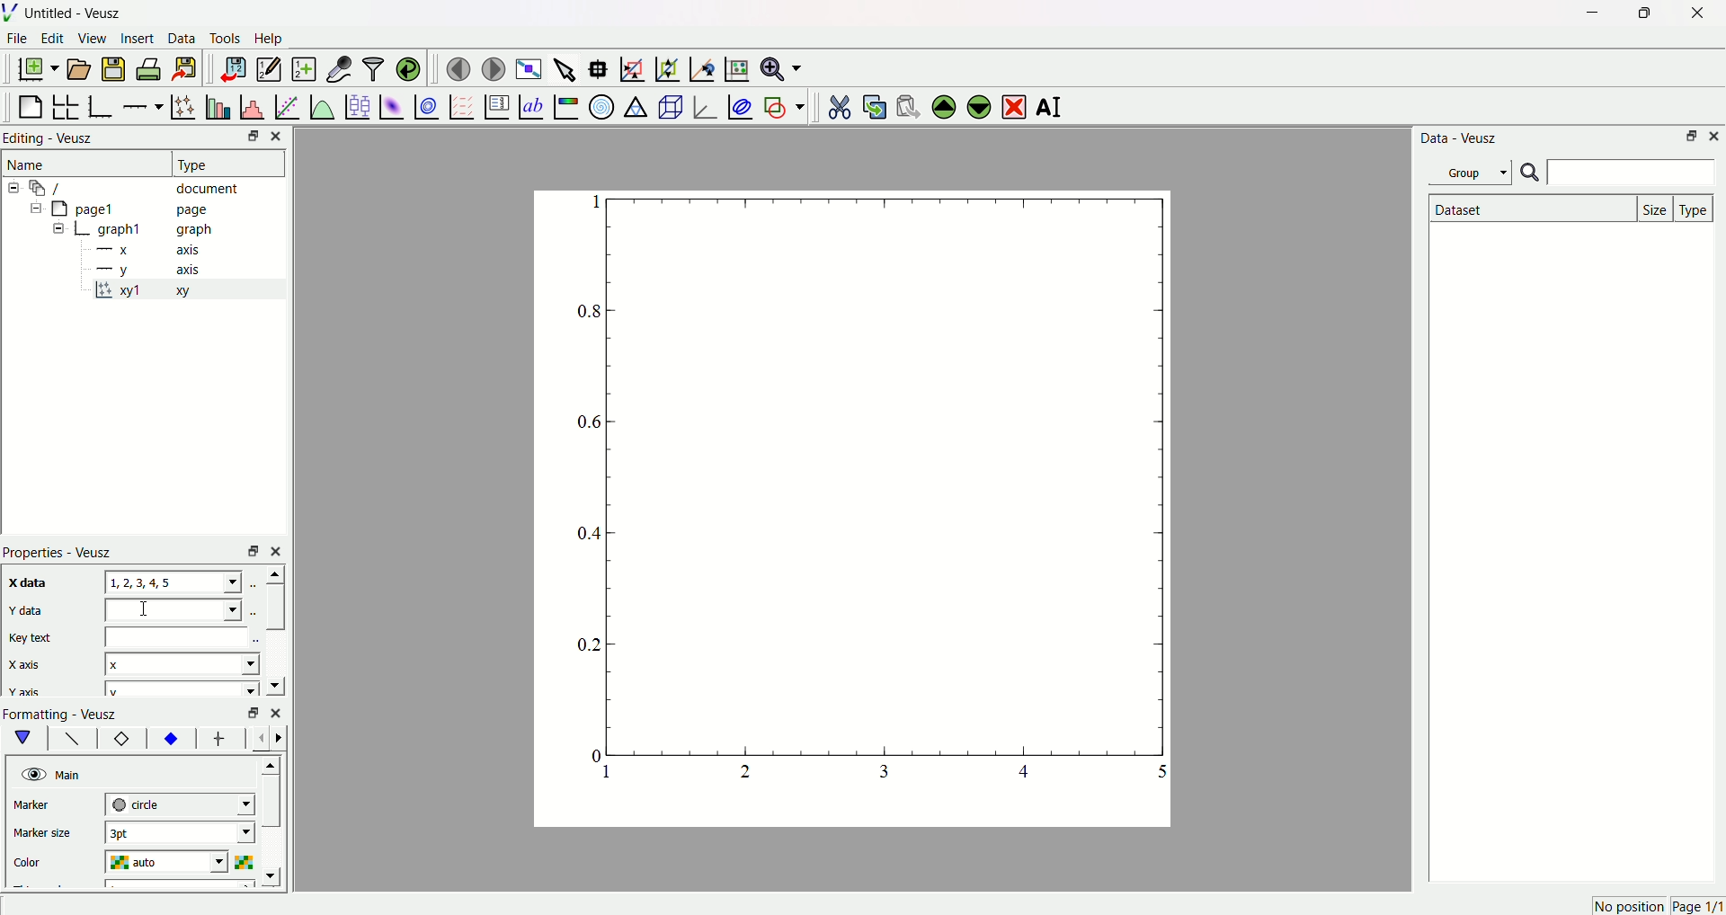  Describe the element at coordinates (1013, 105) in the screenshot. I see `remove the widgets` at that location.